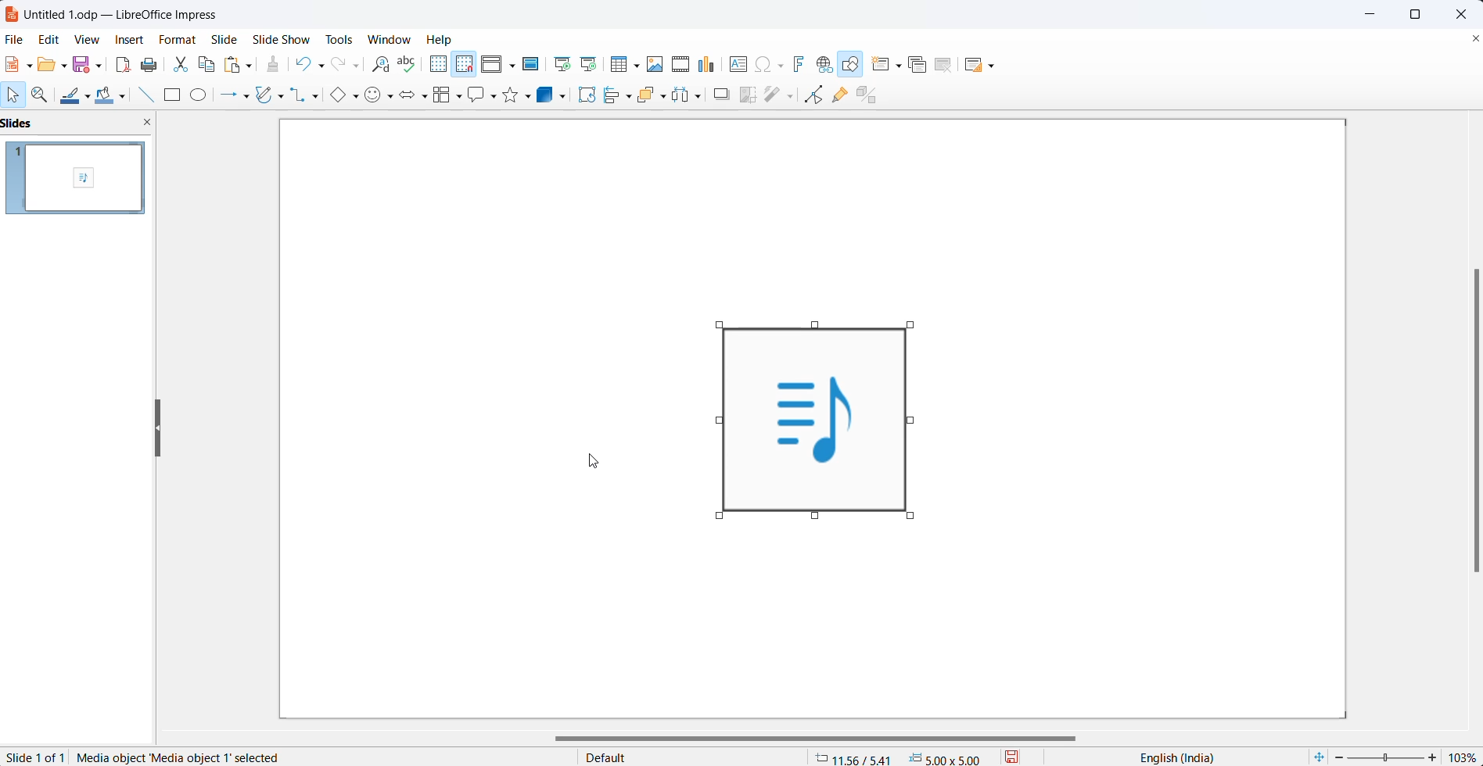 Image resolution: width=1483 pixels, height=766 pixels. Describe the element at coordinates (458, 98) in the screenshot. I see `flowchart options` at that location.